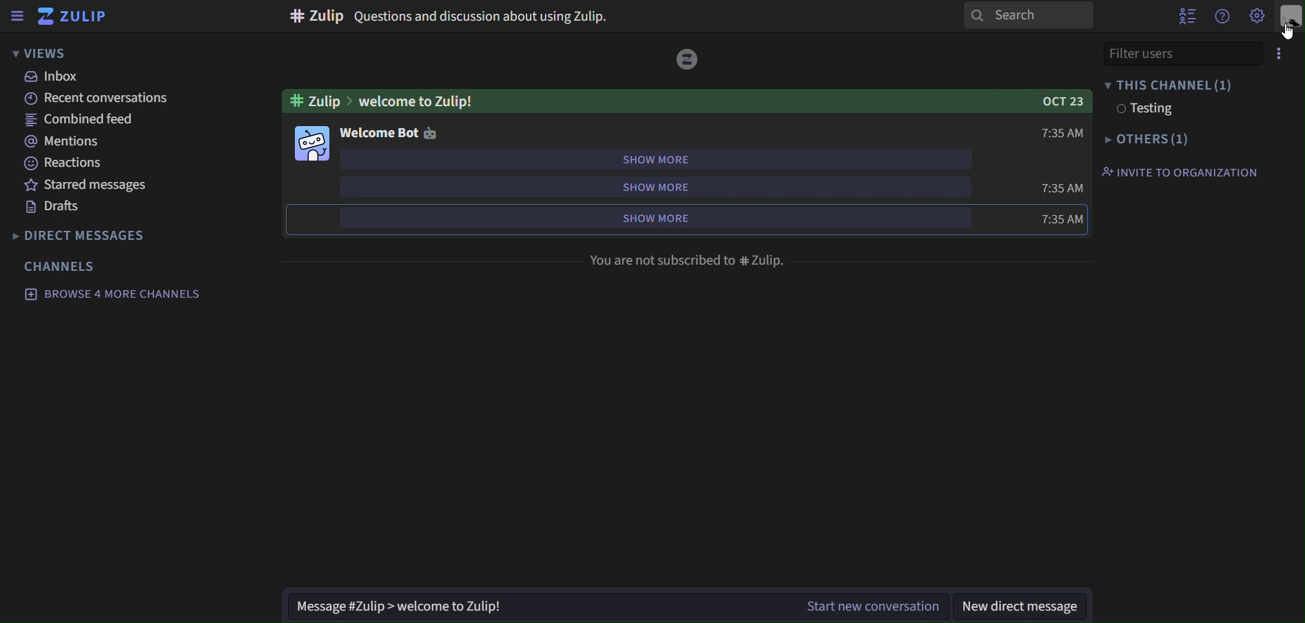 The image size is (1305, 623). I want to click on show more, so click(675, 158).